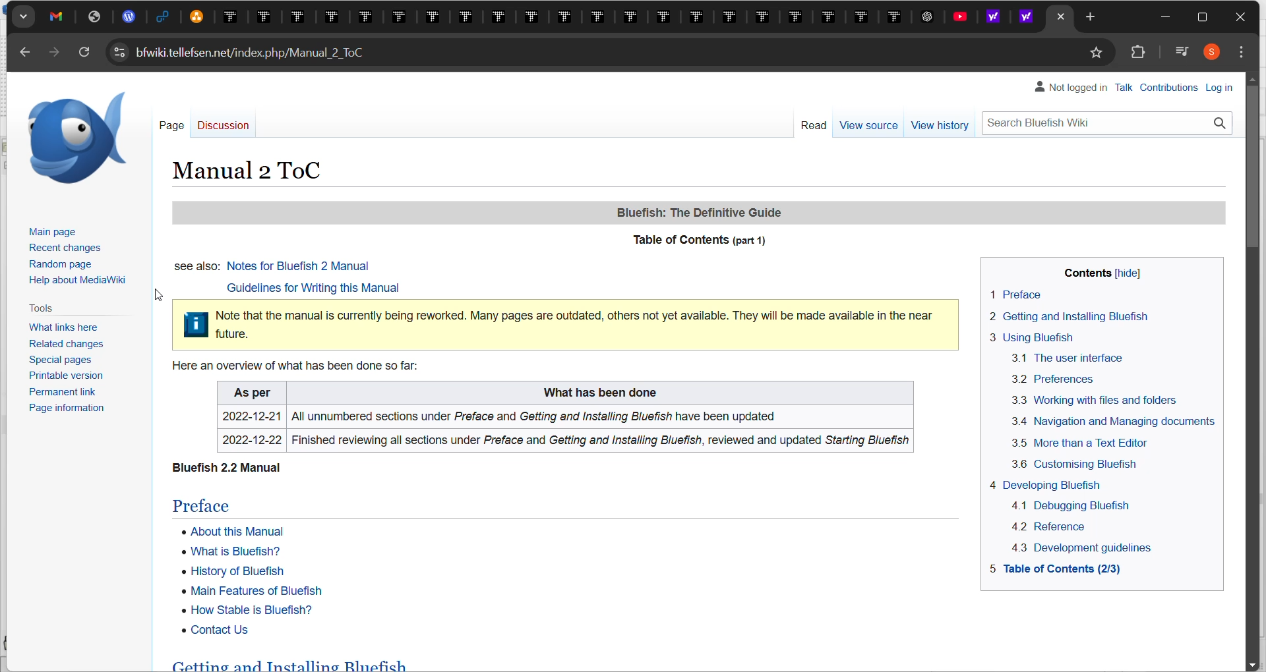 The width and height of the screenshot is (1266, 672). What do you see at coordinates (941, 124) in the screenshot?
I see `view history` at bounding box center [941, 124].